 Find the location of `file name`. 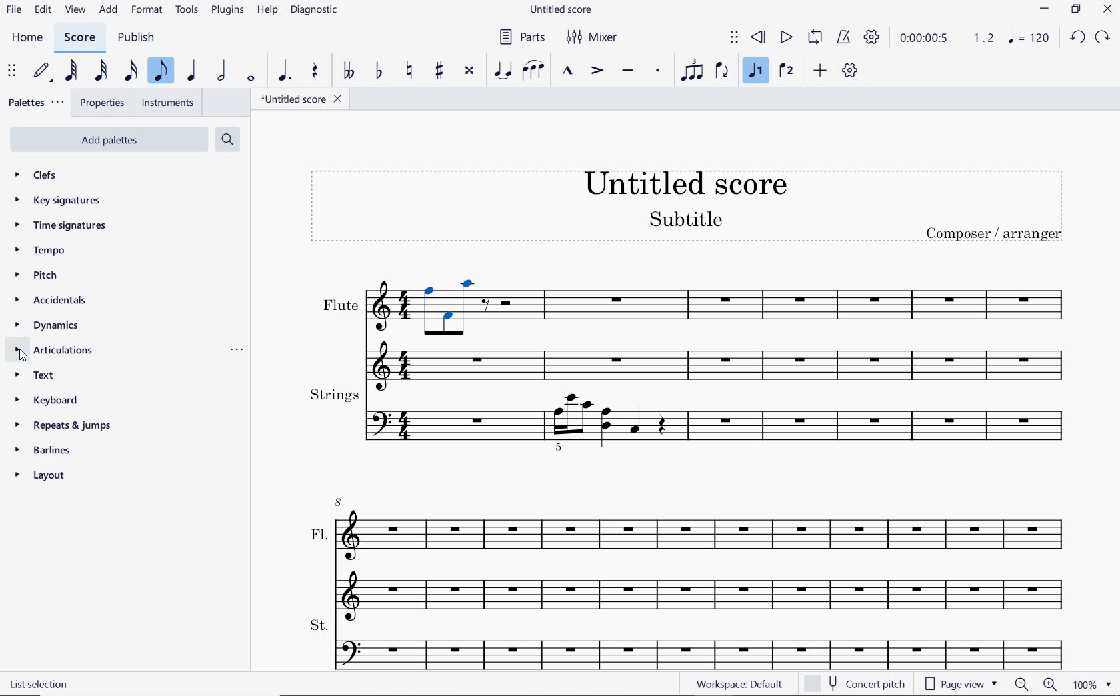

file name is located at coordinates (563, 9).